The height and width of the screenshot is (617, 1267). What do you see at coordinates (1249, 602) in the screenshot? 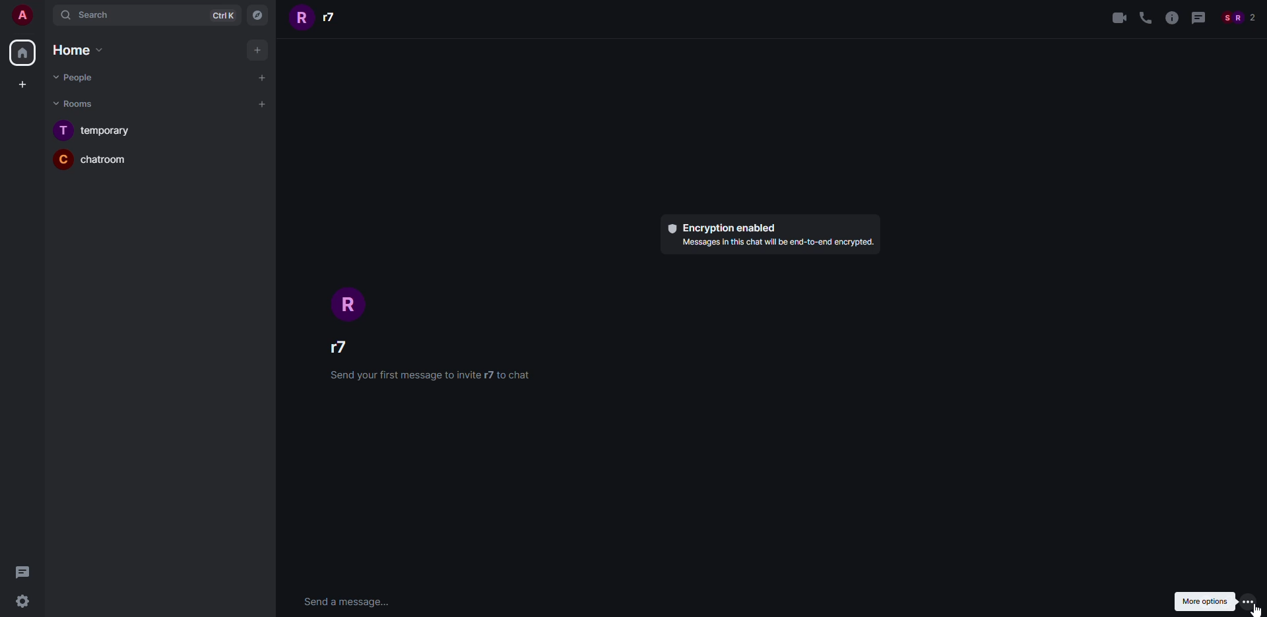
I see `clicking more options` at bounding box center [1249, 602].